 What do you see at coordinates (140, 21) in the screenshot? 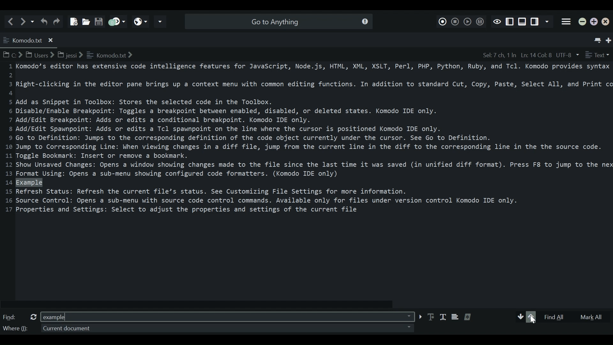
I see `View in browser` at bounding box center [140, 21].